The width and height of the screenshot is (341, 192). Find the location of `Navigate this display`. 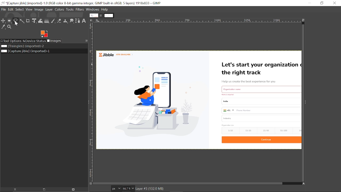

Navigate this display is located at coordinates (304, 183).